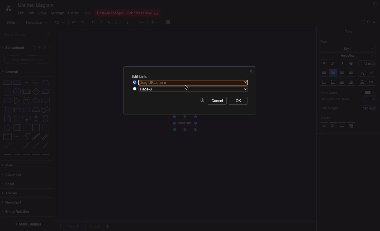 The image size is (380, 231). What do you see at coordinates (26, 109) in the screenshot?
I see `step` at bounding box center [26, 109].